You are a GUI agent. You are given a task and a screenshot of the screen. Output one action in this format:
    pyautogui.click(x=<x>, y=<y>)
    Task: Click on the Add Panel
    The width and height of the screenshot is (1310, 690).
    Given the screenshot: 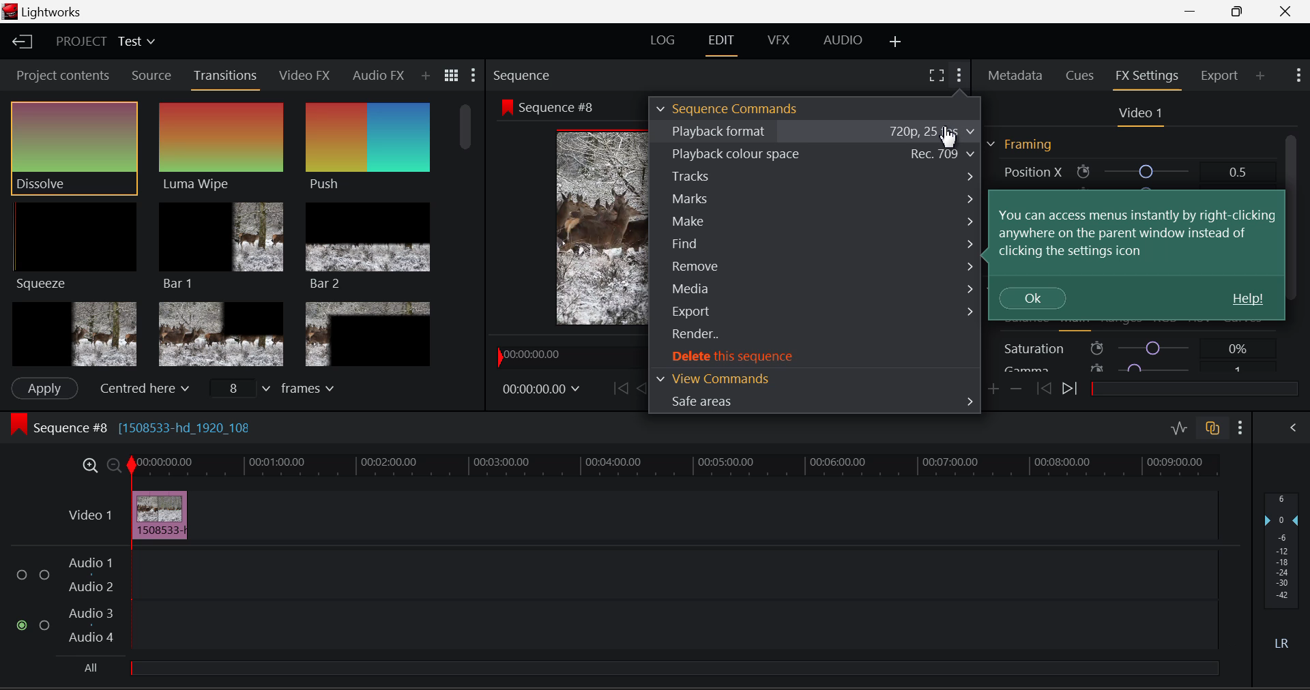 What is the action you would take?
    pyautogui.click(x=1262, y=76)
    